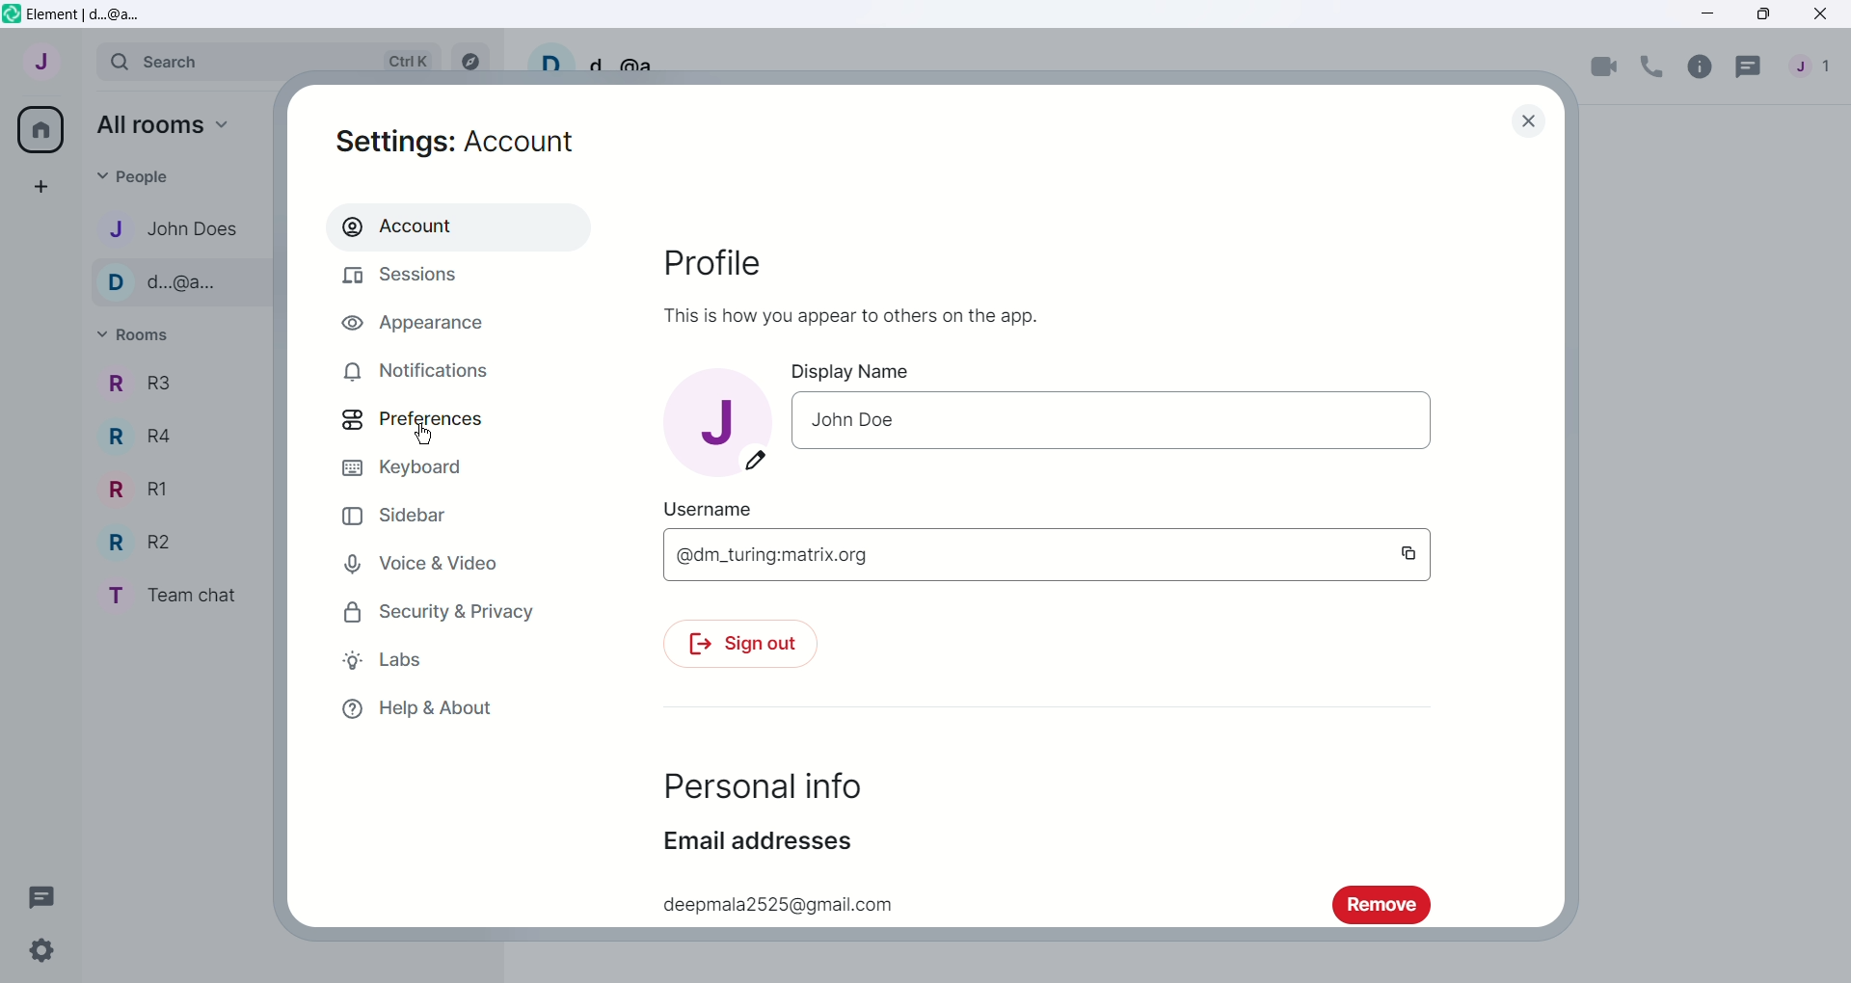  I want to click on Labs, so click(441, 660).